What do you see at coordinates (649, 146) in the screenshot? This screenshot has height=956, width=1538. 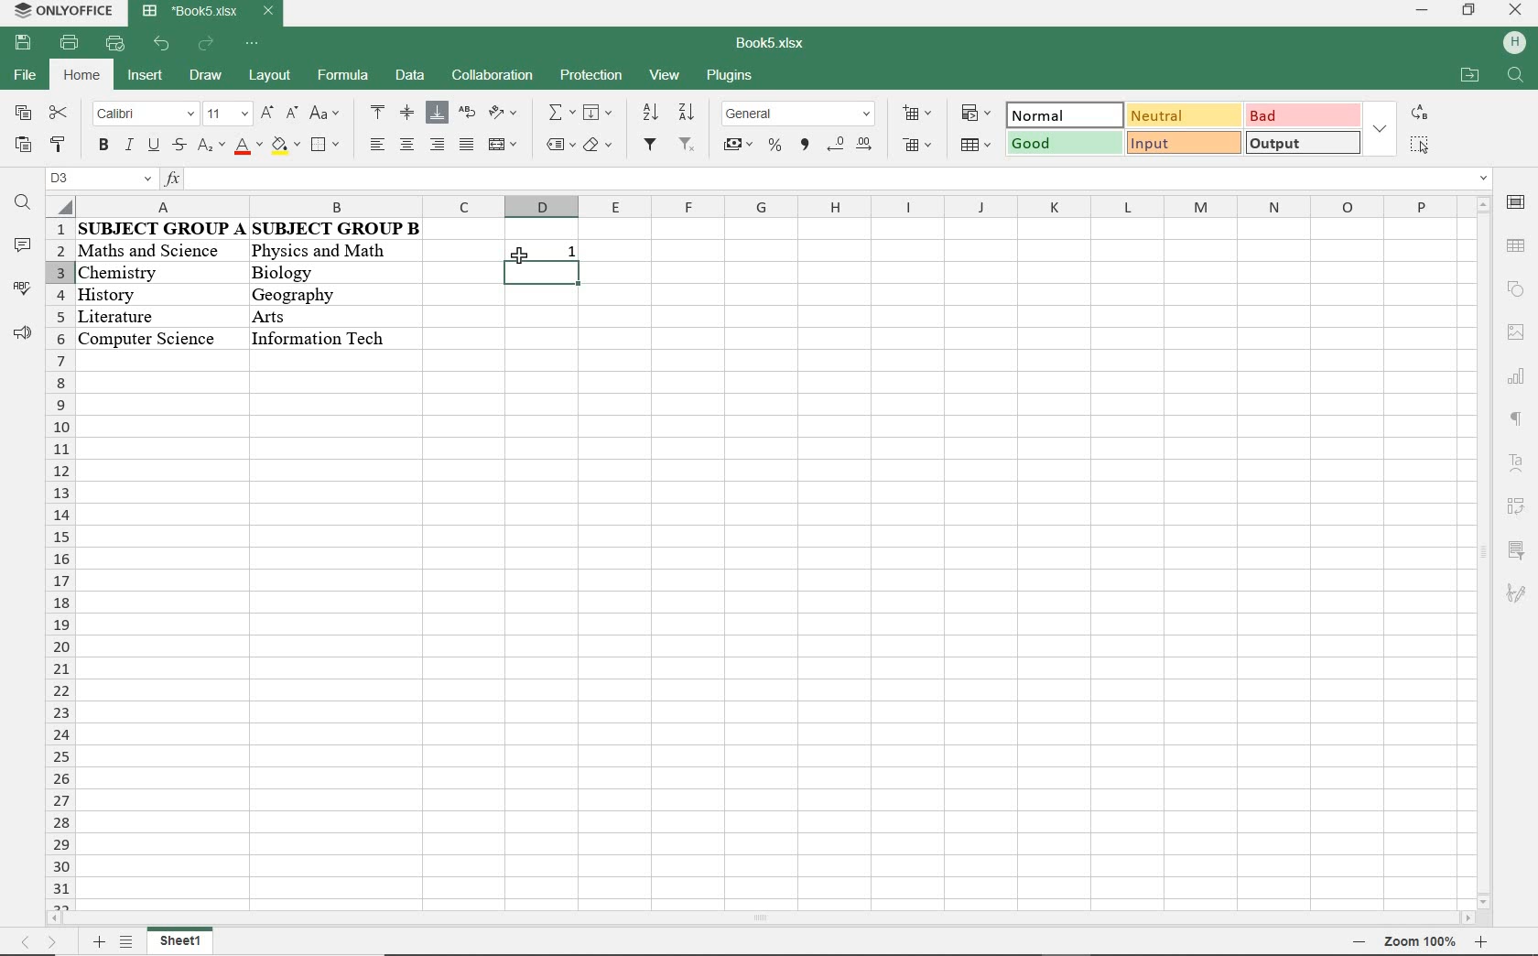 I see `filter` at bounding box center [649, 146].